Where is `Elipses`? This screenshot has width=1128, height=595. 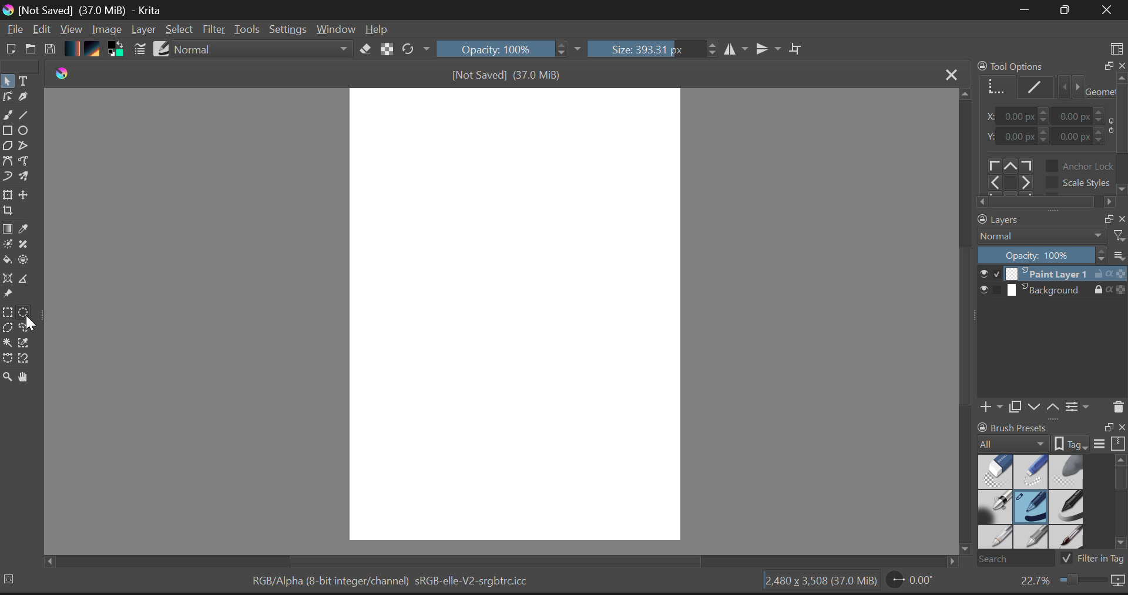
Elipses is located at coordinates (25, 132).